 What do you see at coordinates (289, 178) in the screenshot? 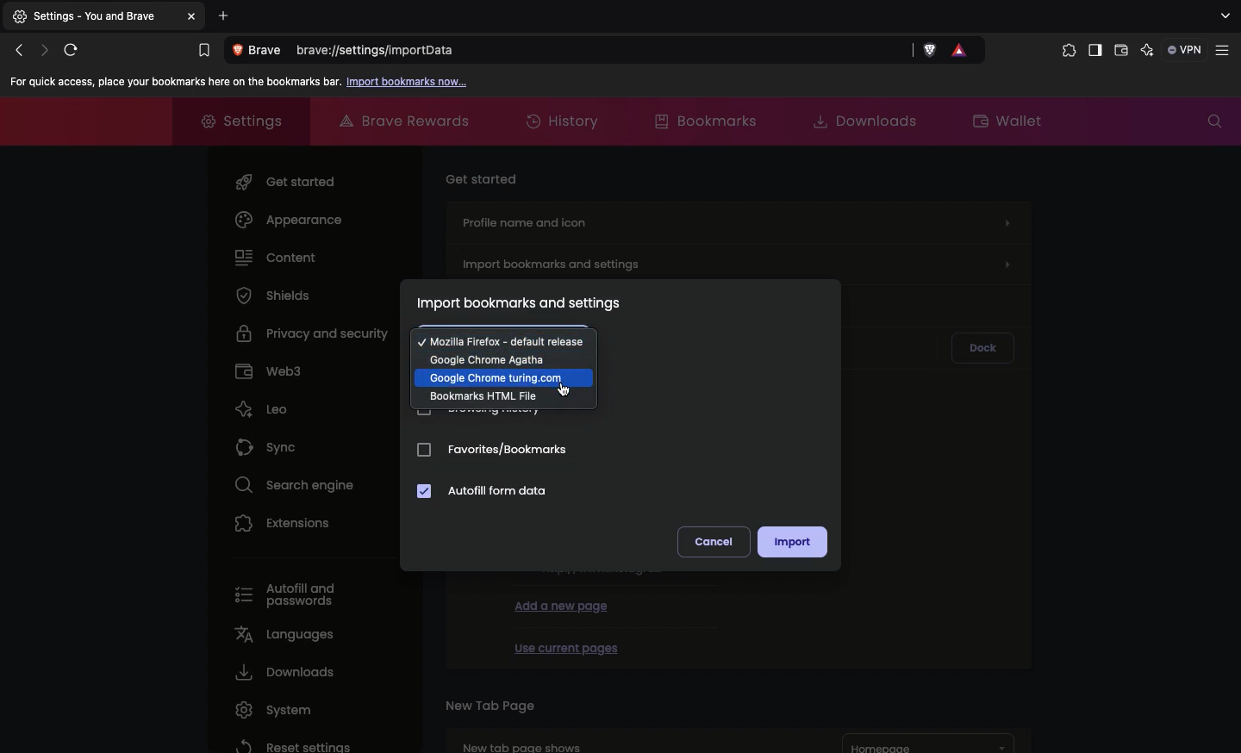
I see `Get started` at bounding box center [289, 178].